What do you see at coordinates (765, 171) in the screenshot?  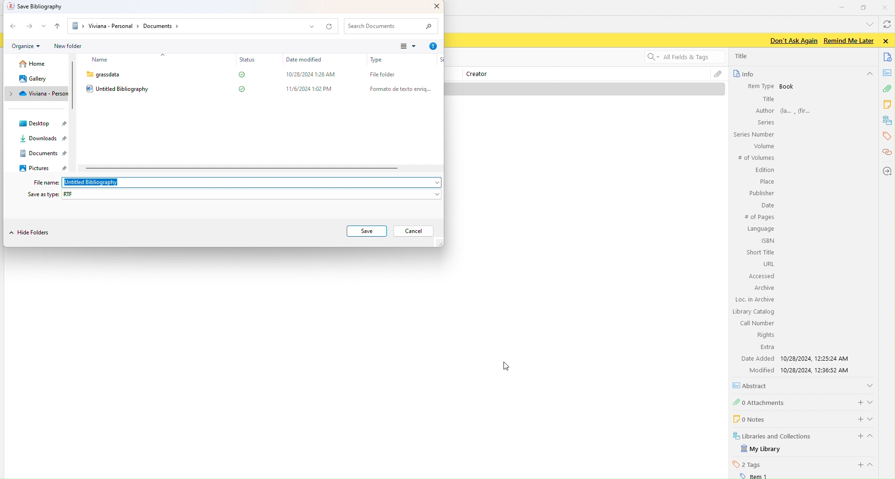 I see `Edition` at bounding box center [765, 171].